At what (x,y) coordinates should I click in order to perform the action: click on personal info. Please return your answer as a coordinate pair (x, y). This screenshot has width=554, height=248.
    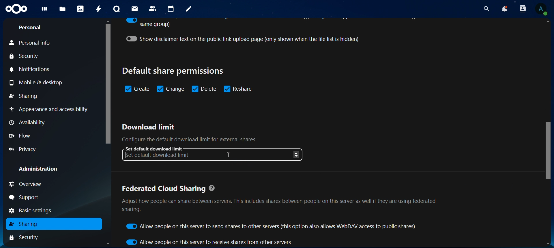
    Looking at the image, I should click on (31, 43).